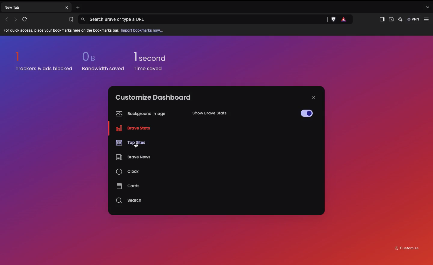  What do you see at coordinates (310, 60) in the screenshot?
I see `New background` at bounding box center [310, 60].